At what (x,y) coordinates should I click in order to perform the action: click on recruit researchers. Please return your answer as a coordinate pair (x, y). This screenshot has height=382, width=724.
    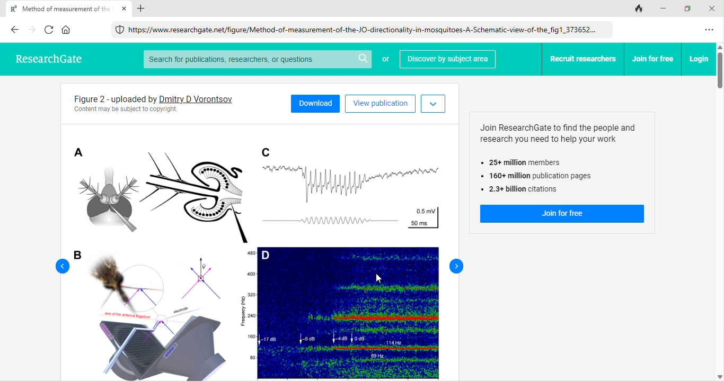
    Looking at the image, I should click on (584, 59).